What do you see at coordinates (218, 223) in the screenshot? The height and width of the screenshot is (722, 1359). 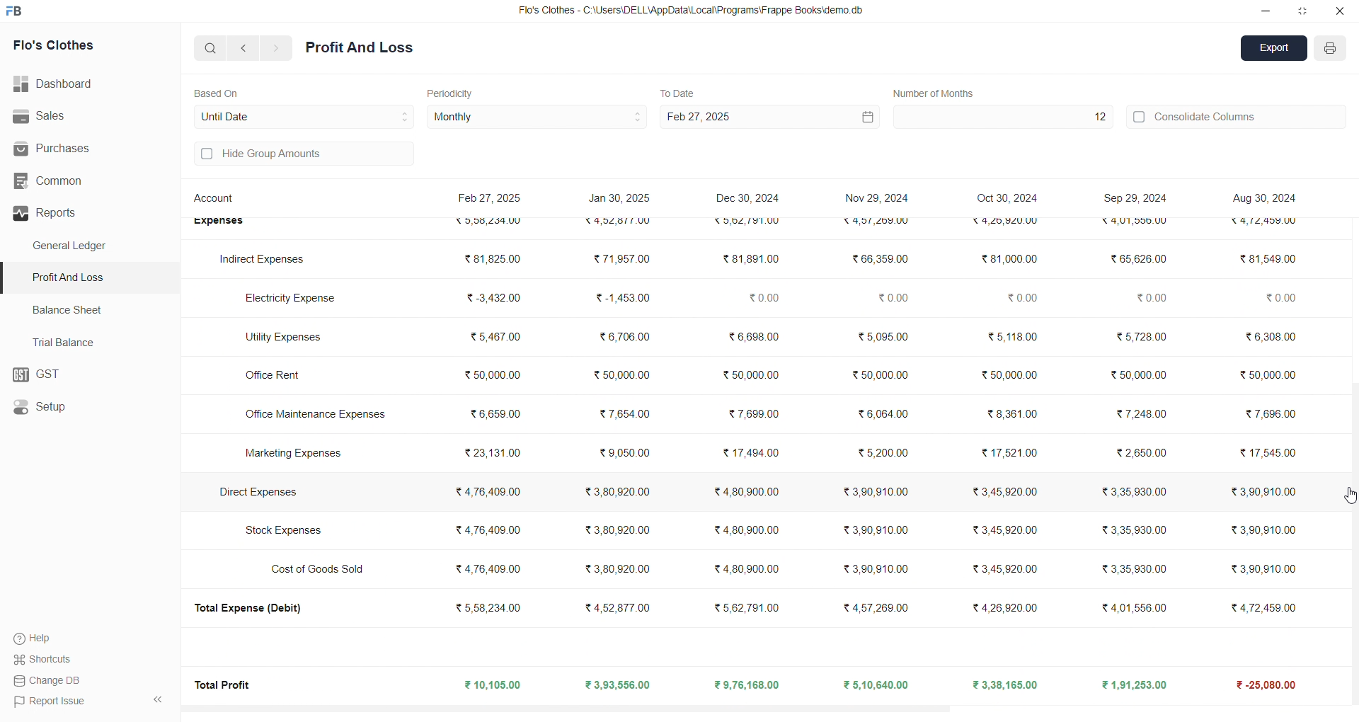 I see `Expenses` at bounding box center [218, 223].